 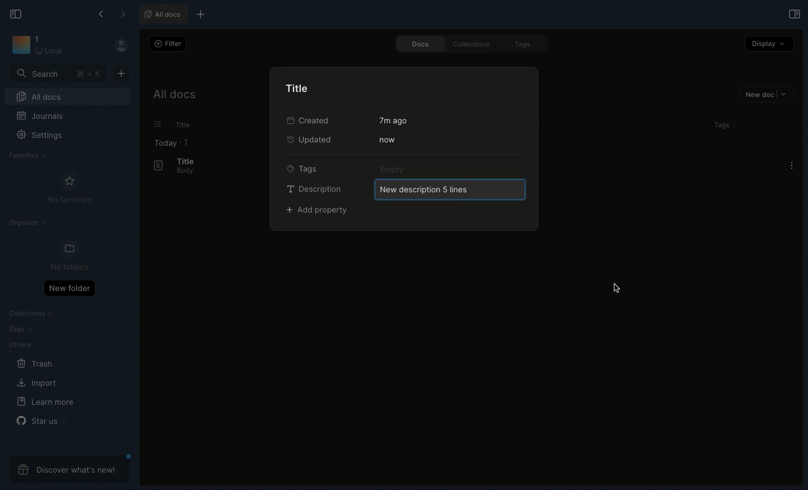 I want to click on Back, so click(x=102, y=14).